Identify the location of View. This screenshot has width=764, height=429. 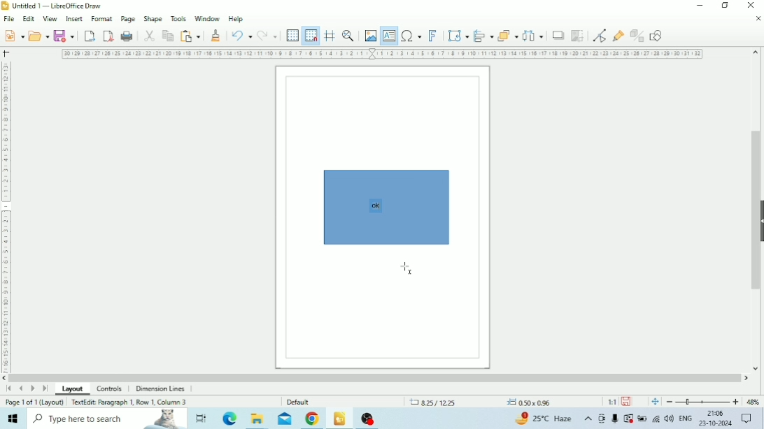
(50, 19).